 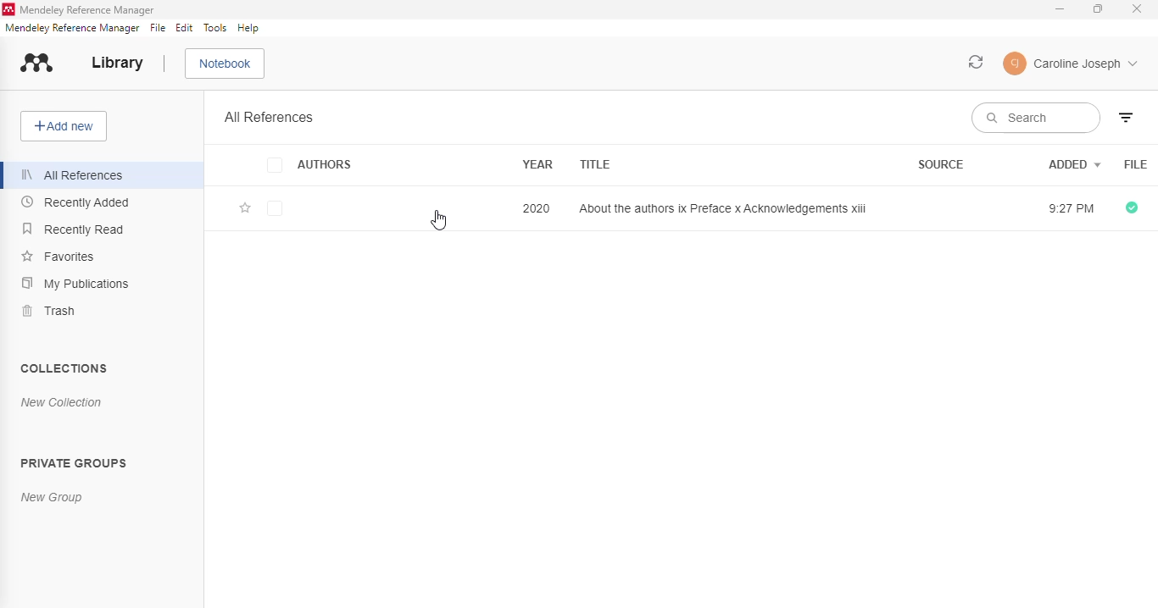 I want to click on library, so click(x=117, y=63).